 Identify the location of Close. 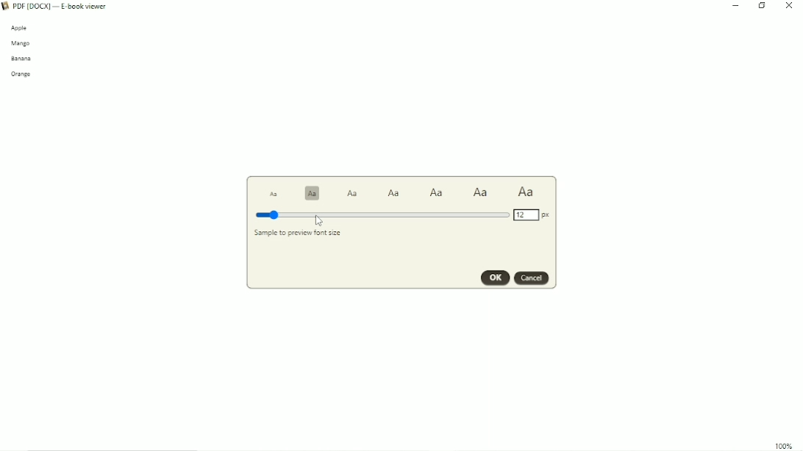
(790, 7).